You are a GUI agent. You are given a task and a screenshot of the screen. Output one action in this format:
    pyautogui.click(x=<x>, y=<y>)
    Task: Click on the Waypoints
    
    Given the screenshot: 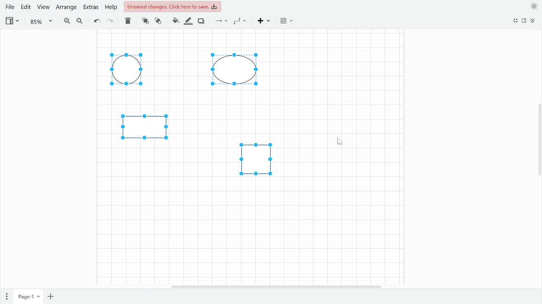 What is the action you would take?
    pyautogui.click(x=240, y=21)
    